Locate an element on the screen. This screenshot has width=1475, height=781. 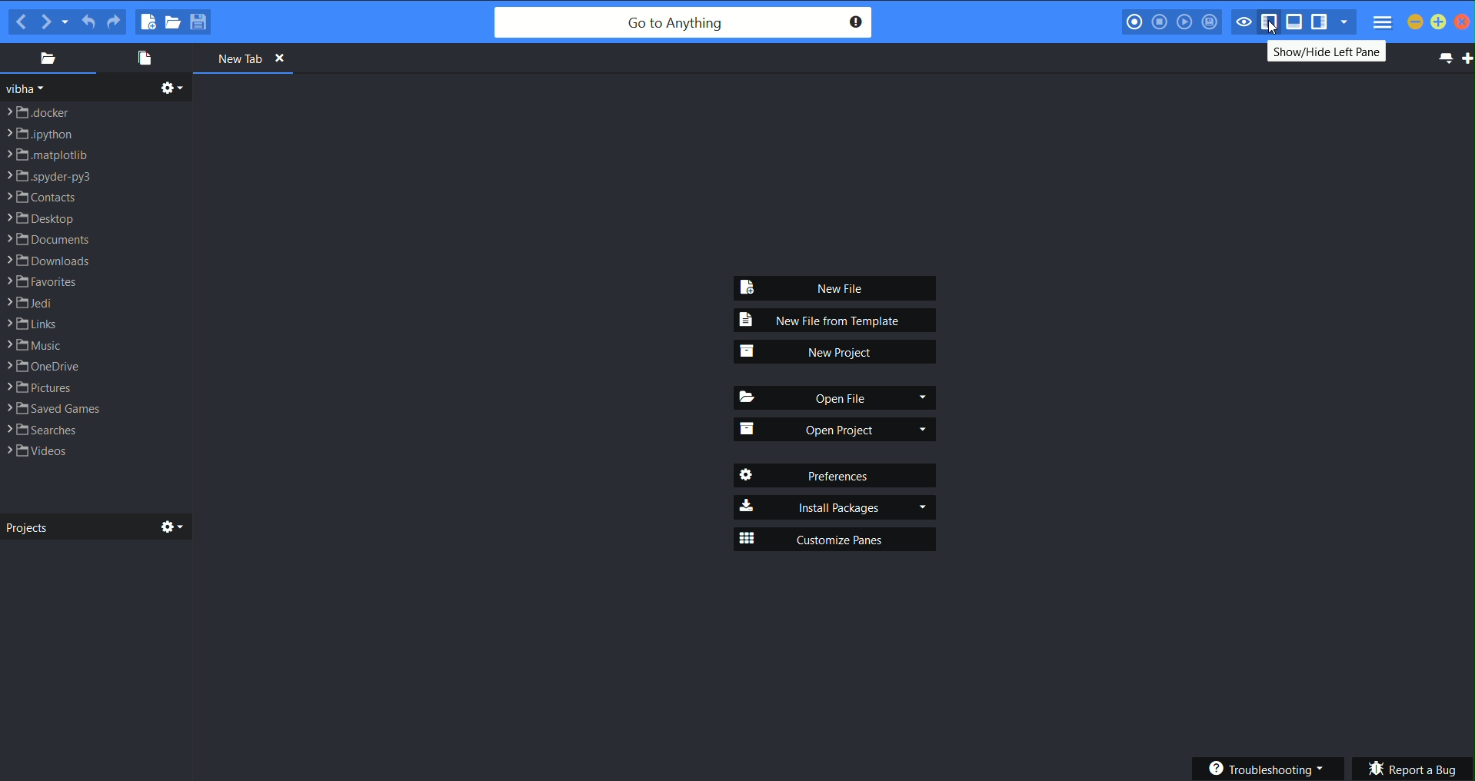
text is located at coordinates (1324, 52).